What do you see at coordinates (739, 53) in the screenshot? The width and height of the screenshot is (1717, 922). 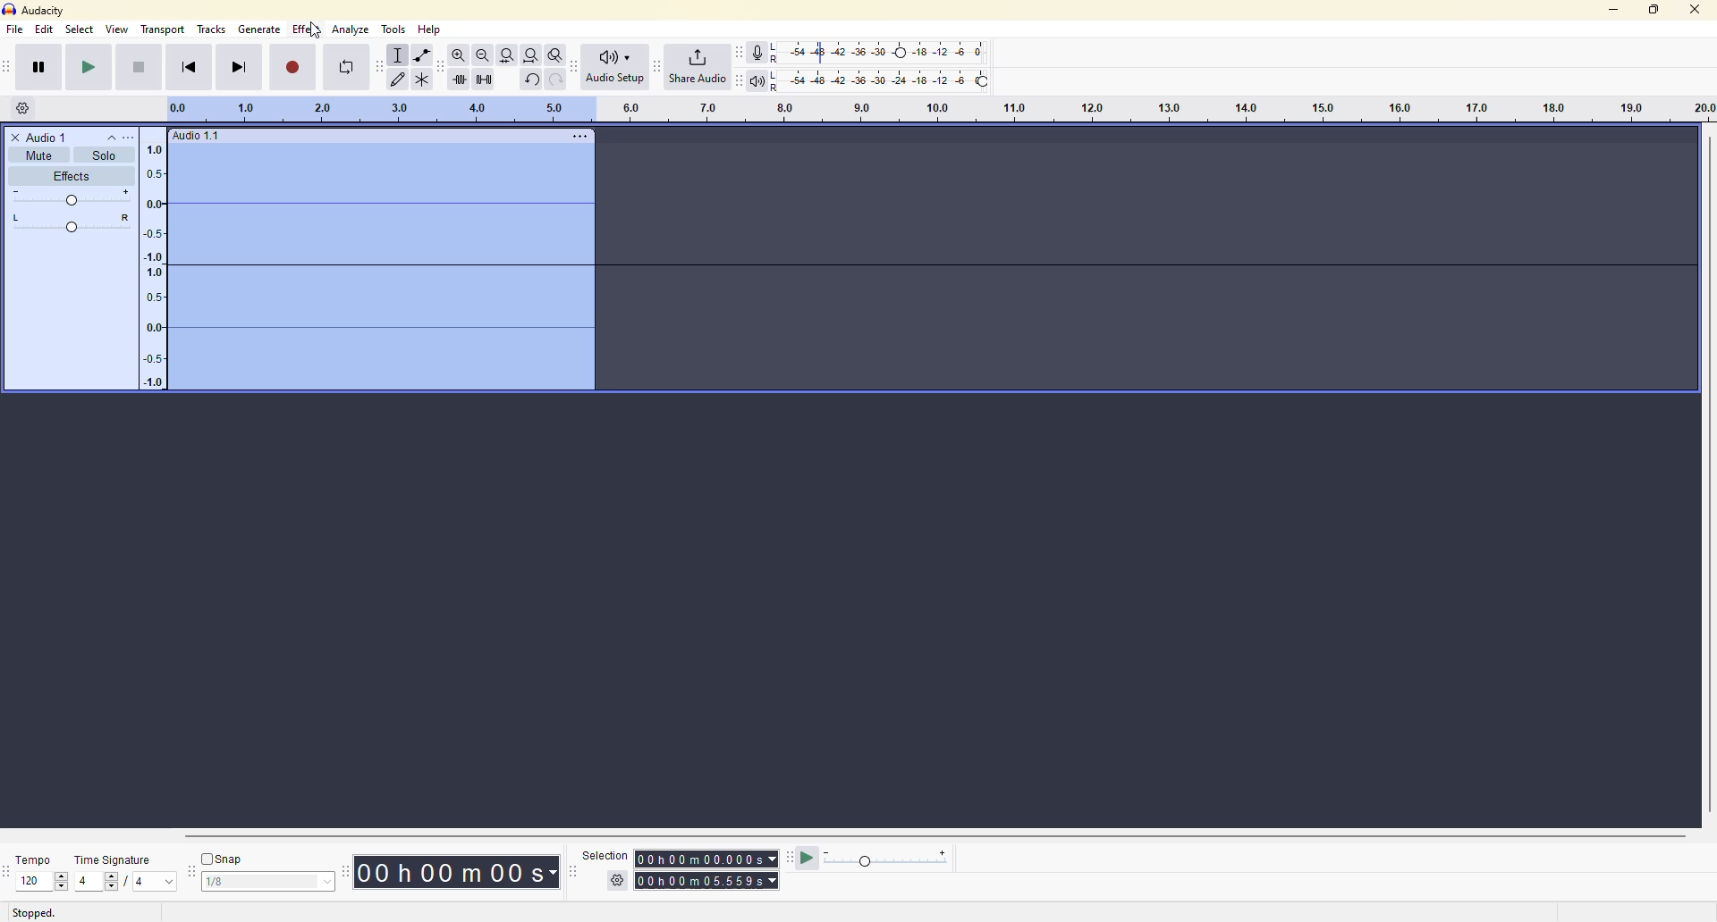 I see `recording meter toolbar` at bounding box center [739, 53].